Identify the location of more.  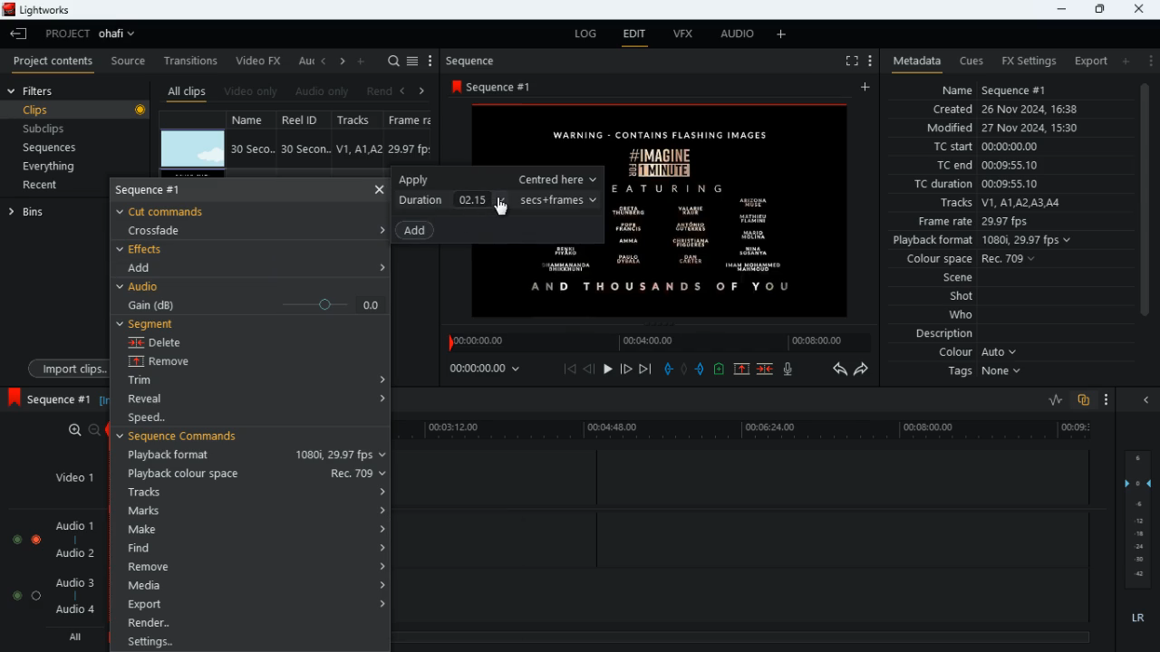
(868, 60).